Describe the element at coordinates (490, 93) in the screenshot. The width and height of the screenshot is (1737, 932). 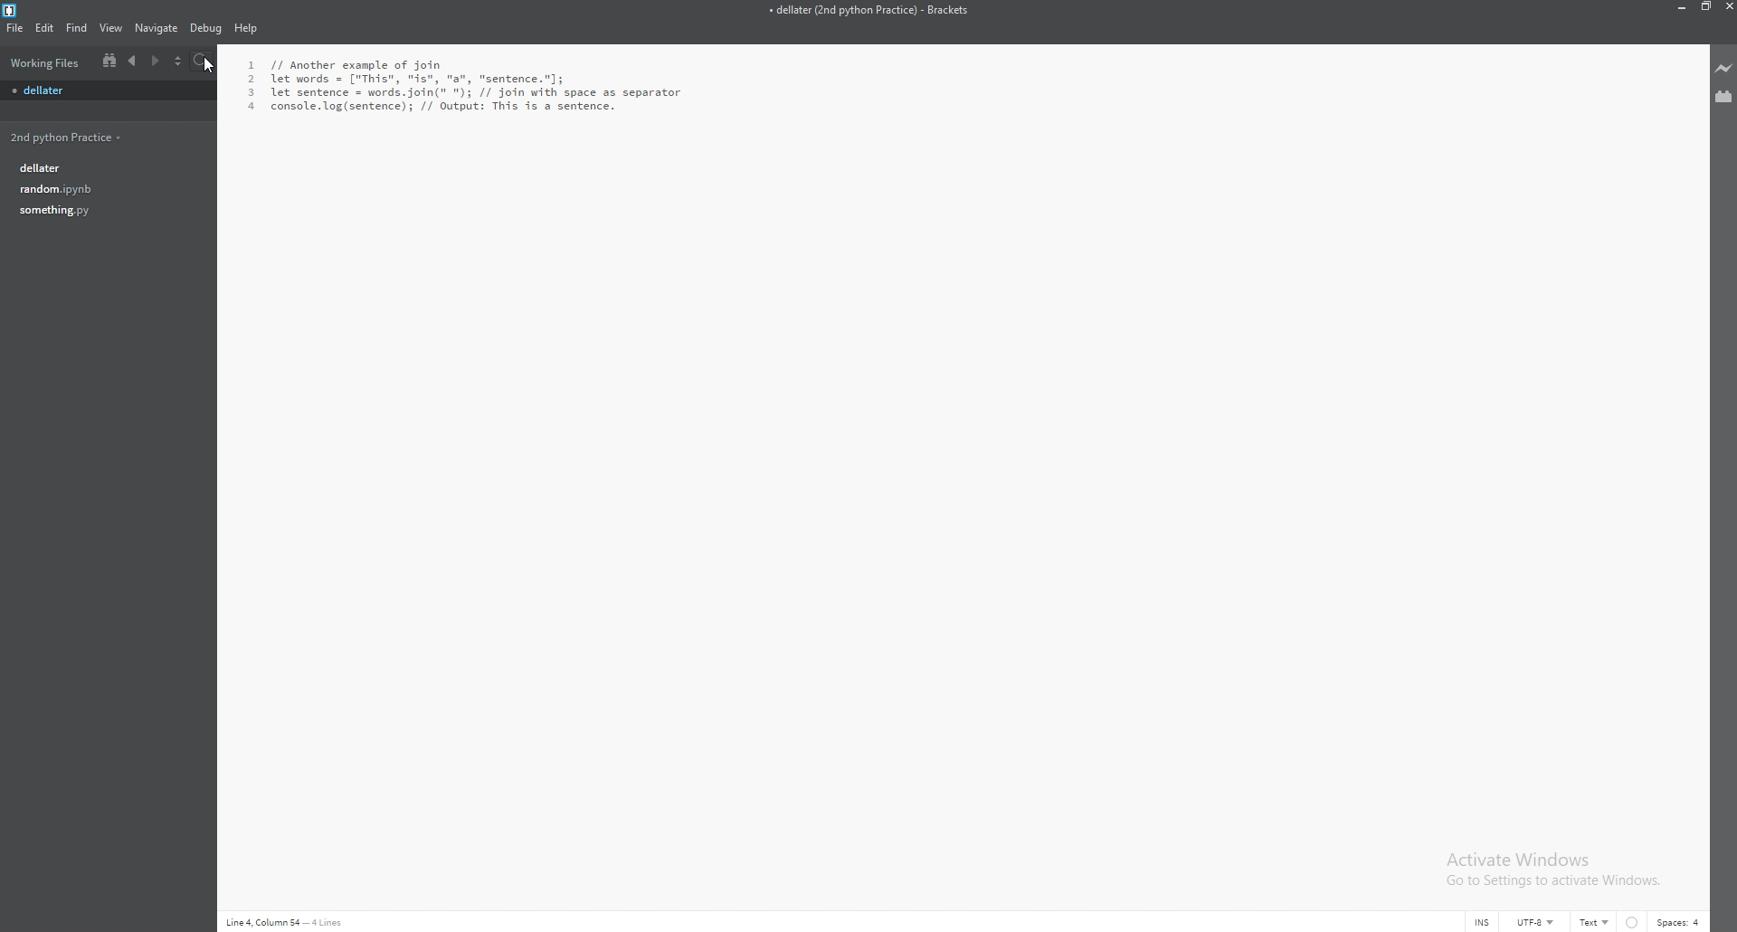
I see `L // Another example of join

let words = ["This", "is", "a", "sentence."];

let sentence = words.join(" "); // join with space as separator
console. log(sentence); // Output: This is a sentence.` at that location.